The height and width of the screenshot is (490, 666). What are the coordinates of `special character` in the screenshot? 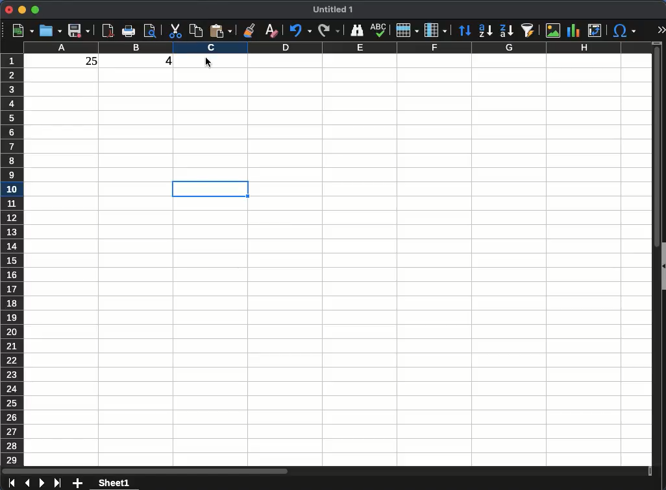 It's located at (626, 31).